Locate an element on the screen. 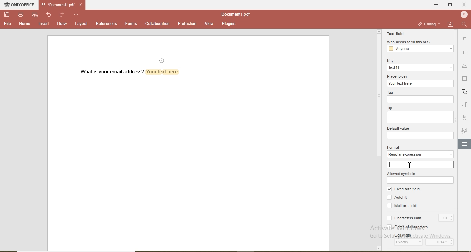  references is located at coordinates (106, 23).